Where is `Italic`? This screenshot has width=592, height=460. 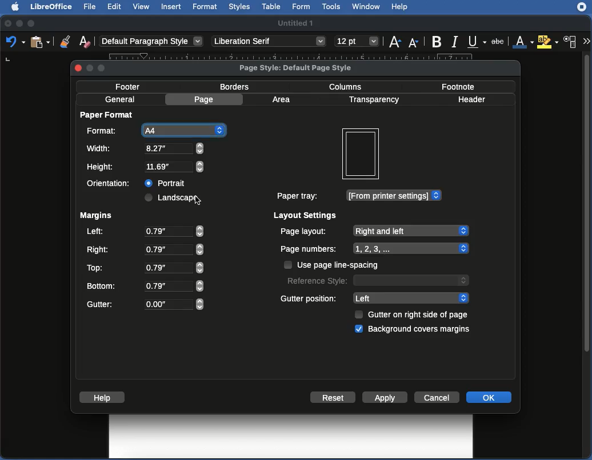 Italic is located at coordinates (454, 42).